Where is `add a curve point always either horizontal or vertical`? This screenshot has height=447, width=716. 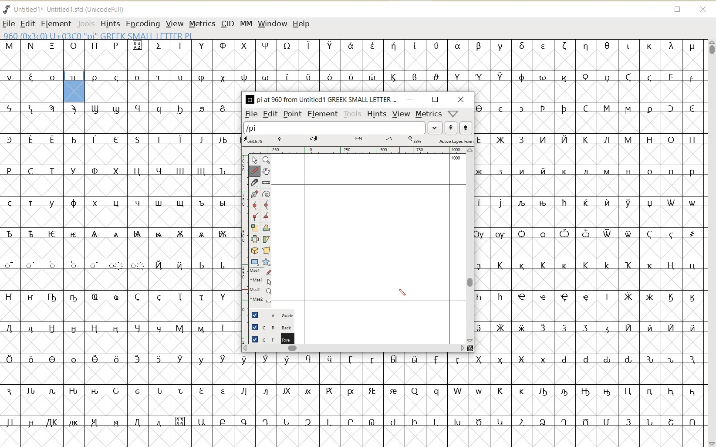
add a curve point always either horizontal or vertical is located at coordinates (267, 205).